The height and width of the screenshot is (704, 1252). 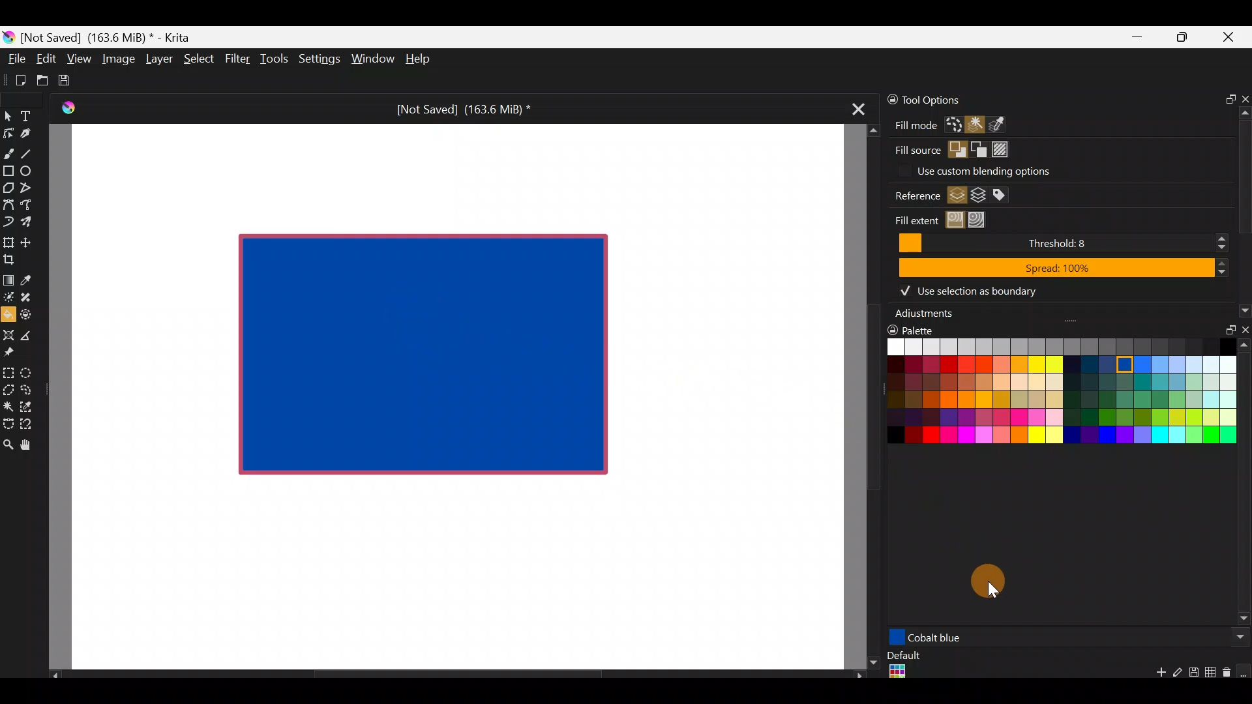 I want to click on Fill mode, so click(x=912, y=125).